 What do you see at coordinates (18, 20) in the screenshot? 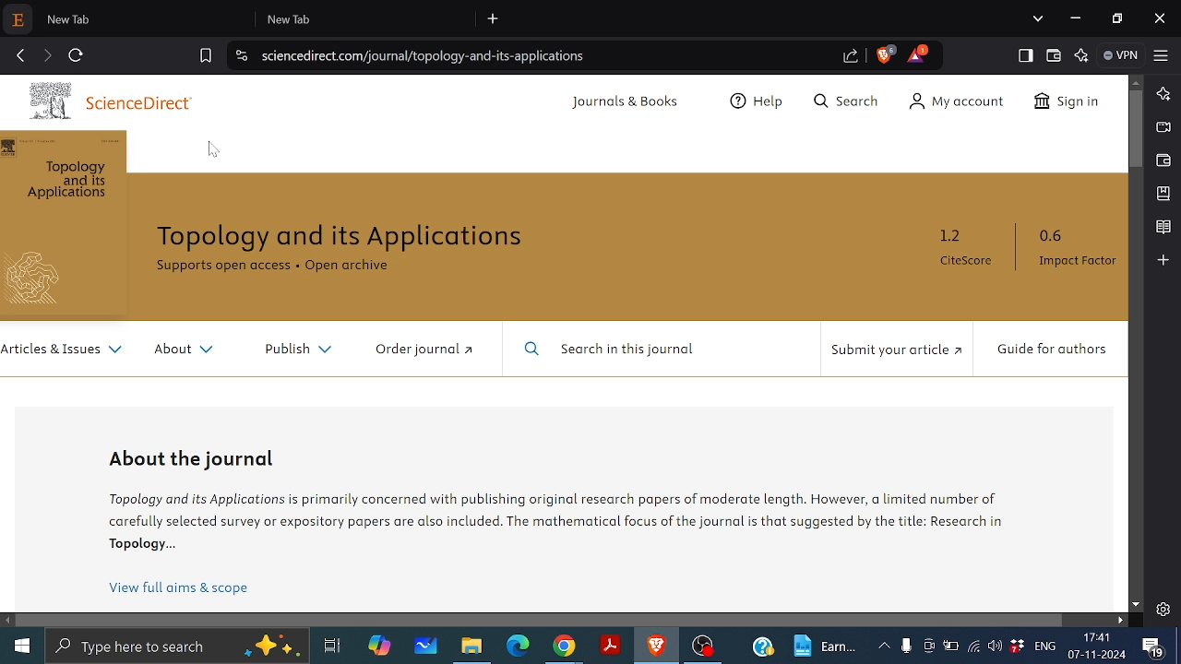
I see `Pinned tab` at bounding box center [18, 20].